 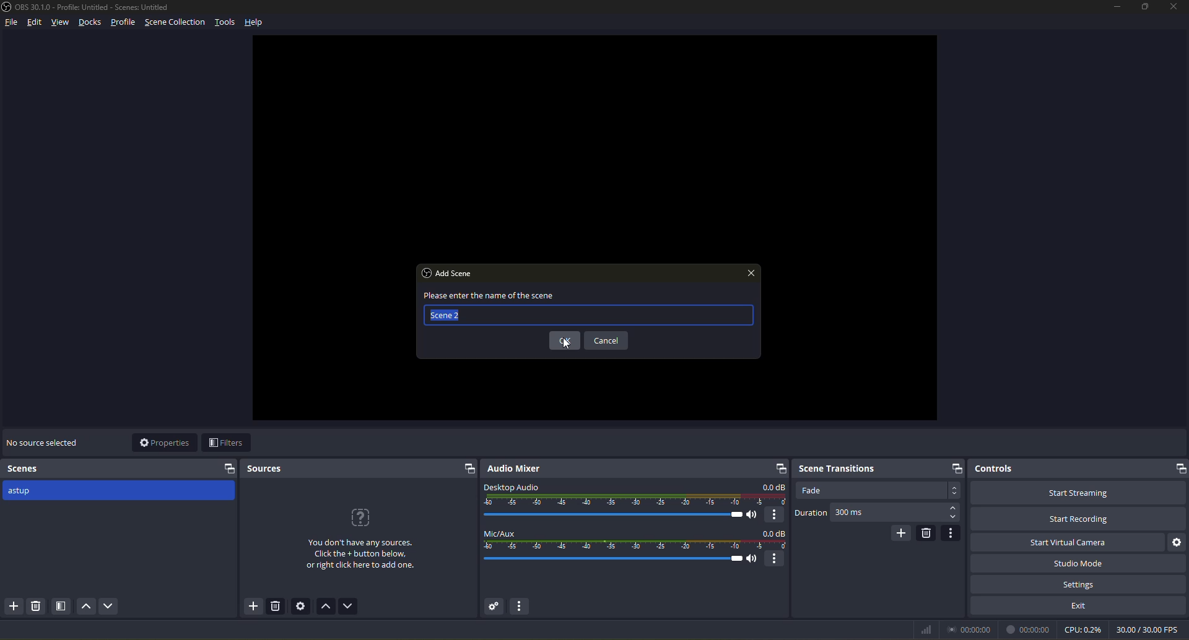 What do you see at coordinates (781, 469) in the screenshot?
I see `expand` at bounding box center [781, 469].